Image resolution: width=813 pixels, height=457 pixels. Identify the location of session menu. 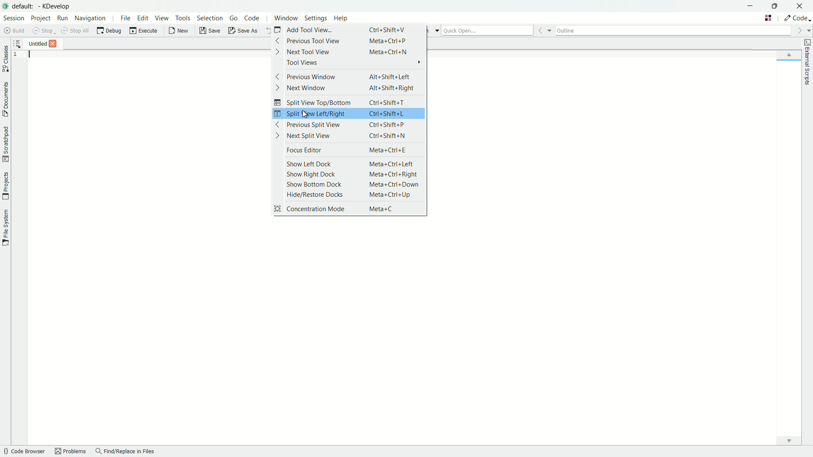
(14, 19).